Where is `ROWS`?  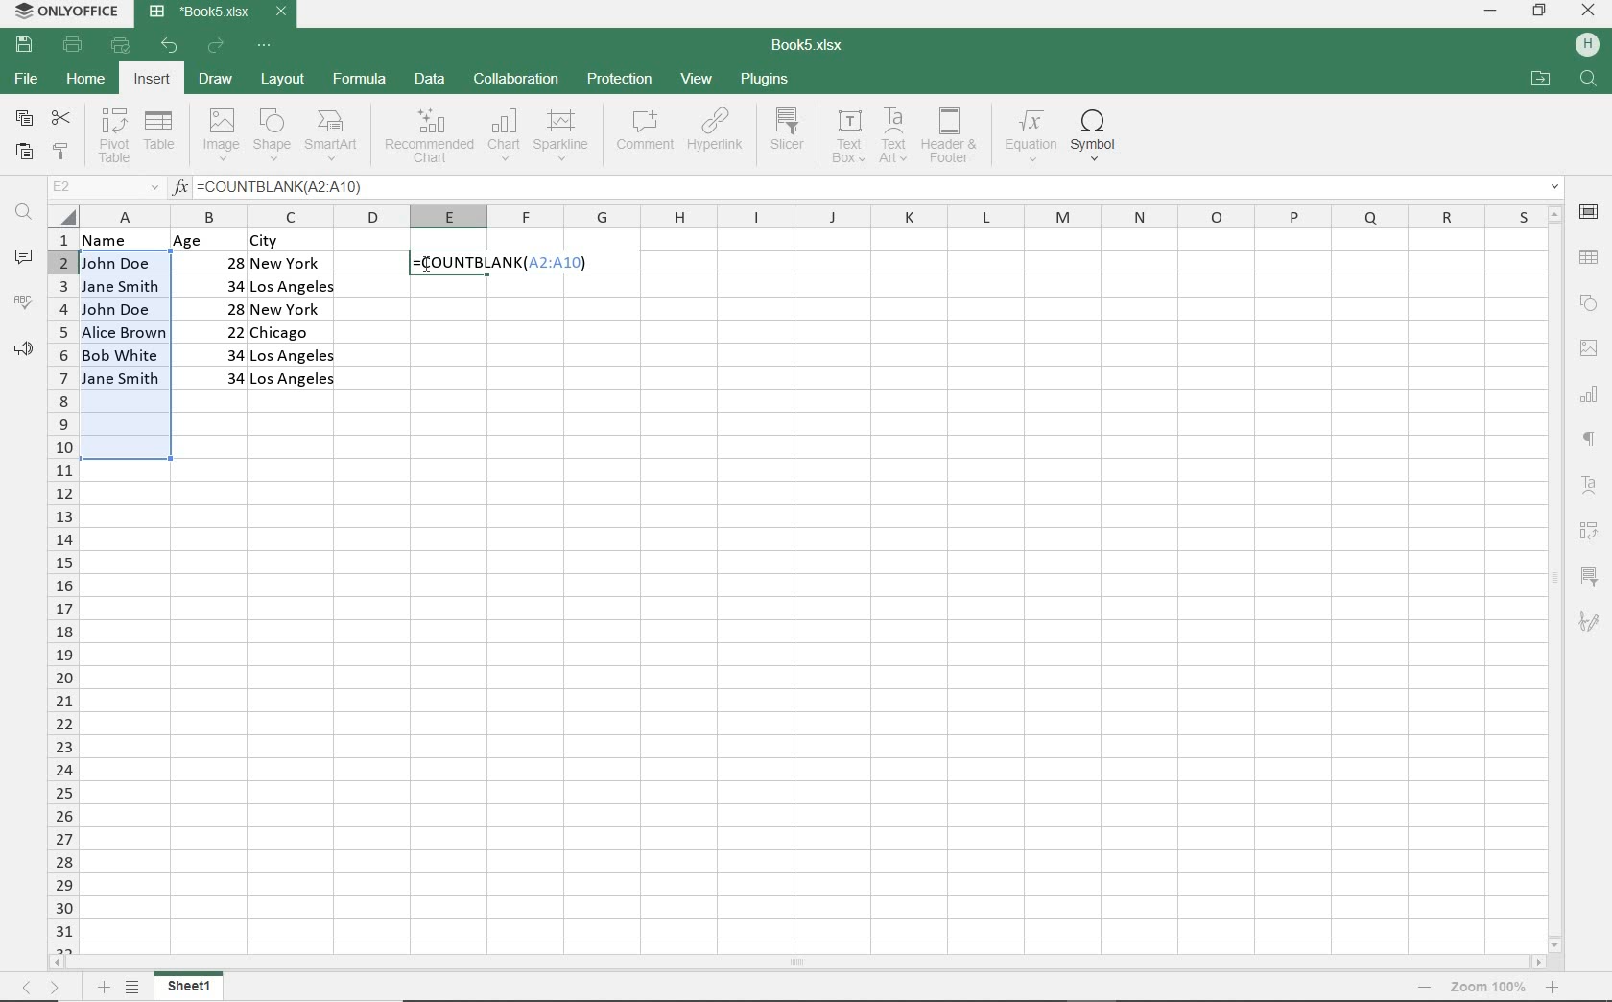
ROWS is located at coordinates (60, 589).